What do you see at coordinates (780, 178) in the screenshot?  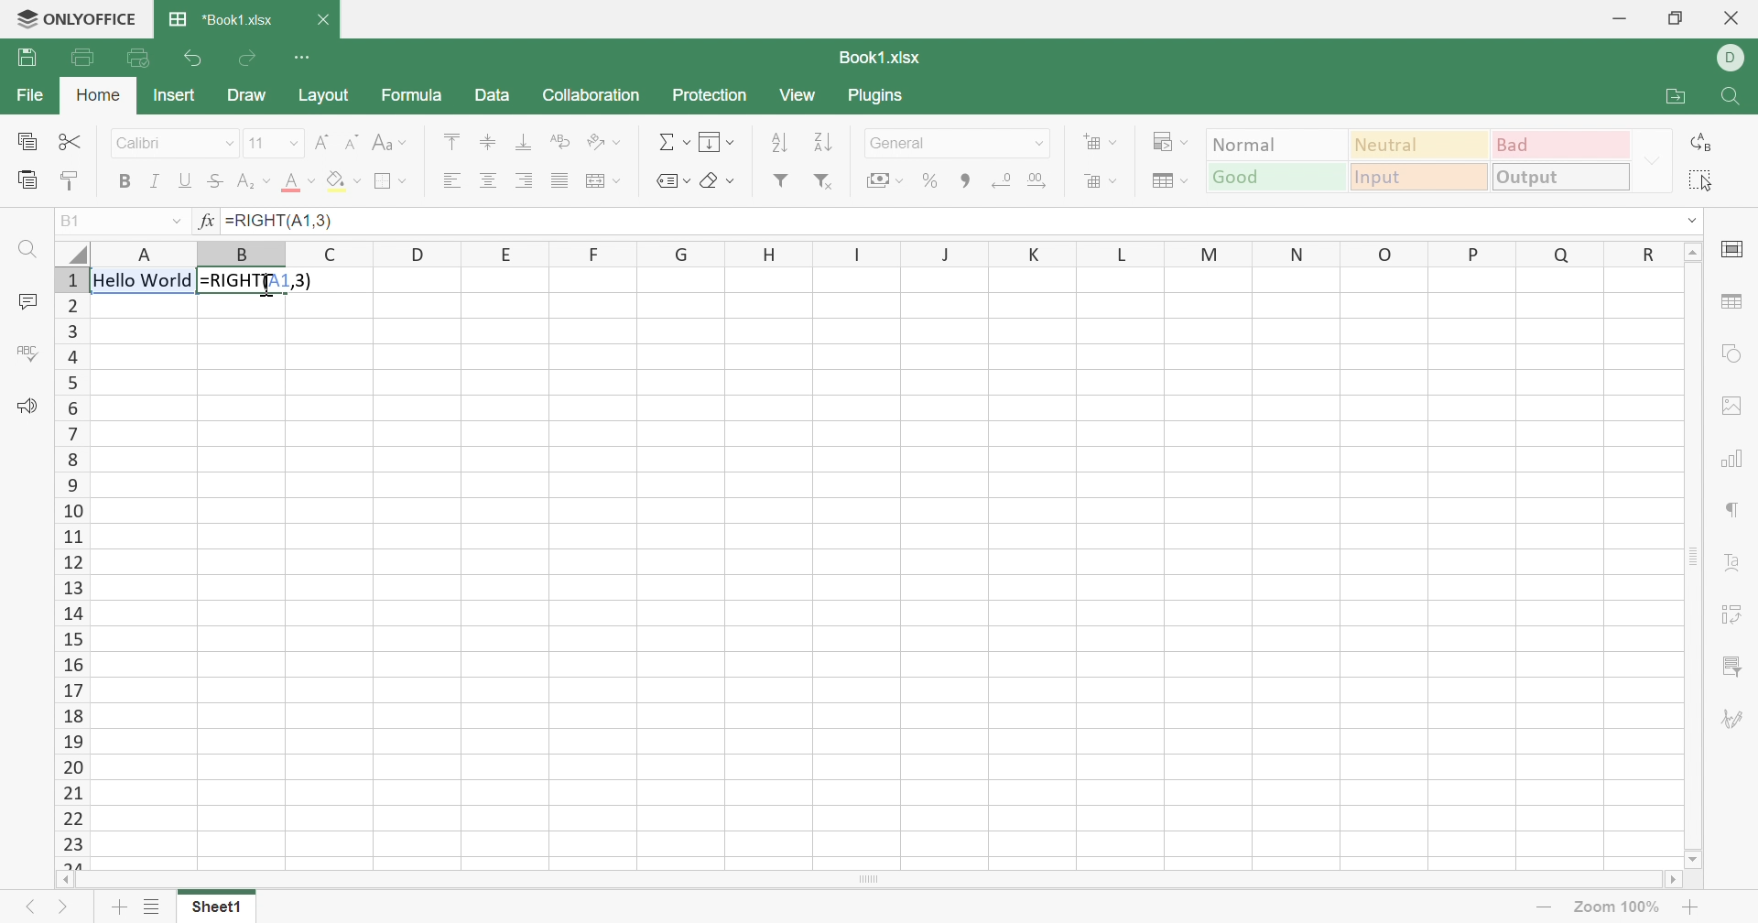 I see `Filter` at bounding box center [780, 178].